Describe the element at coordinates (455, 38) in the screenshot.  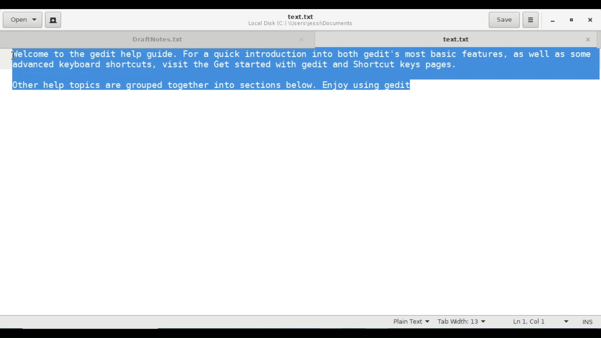
I see `Current tan` at that location.